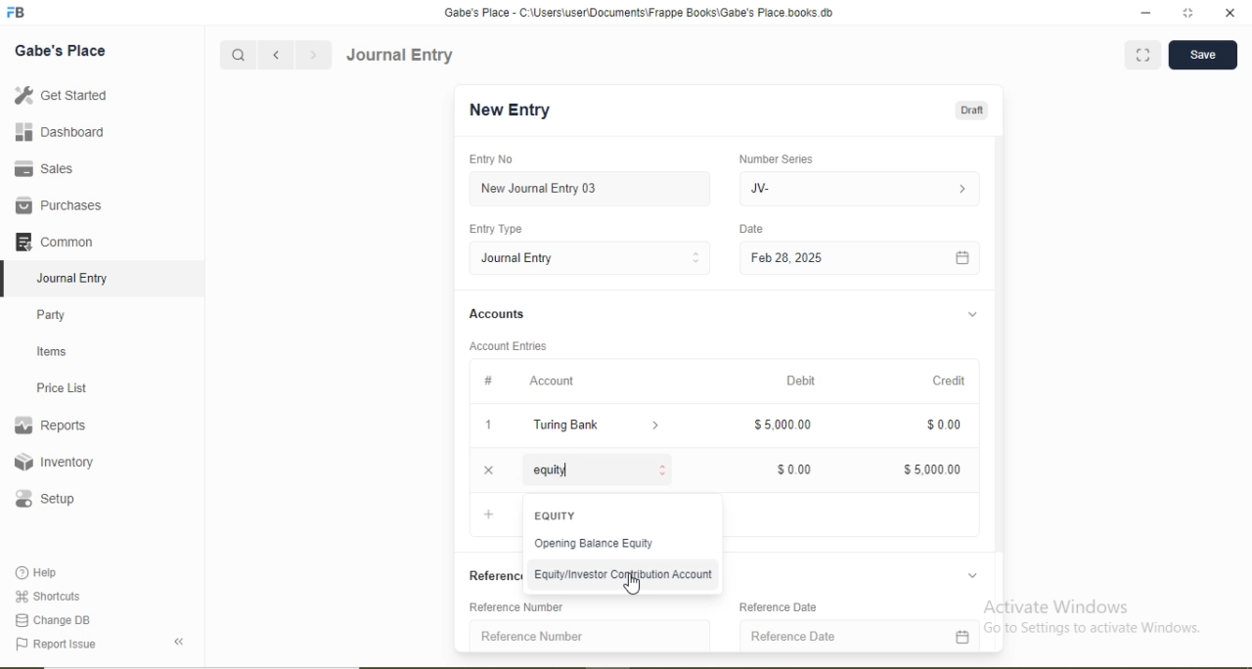 Image resolution: width=1252 pixels, height=669 pixels. Describe the element at coordinates (489, 379) in the screenshot. I see `#` at that location.